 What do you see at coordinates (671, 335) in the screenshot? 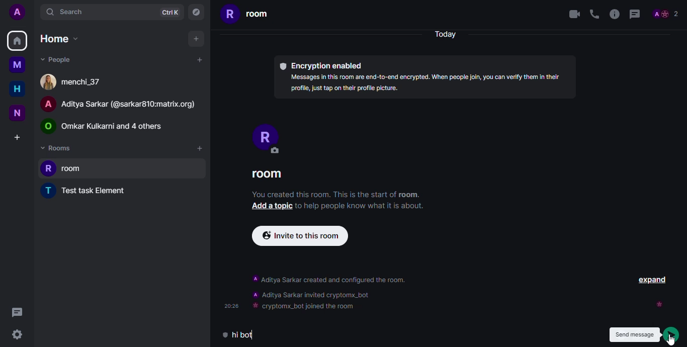
I see `click on send` at bounding box center [671, 335].